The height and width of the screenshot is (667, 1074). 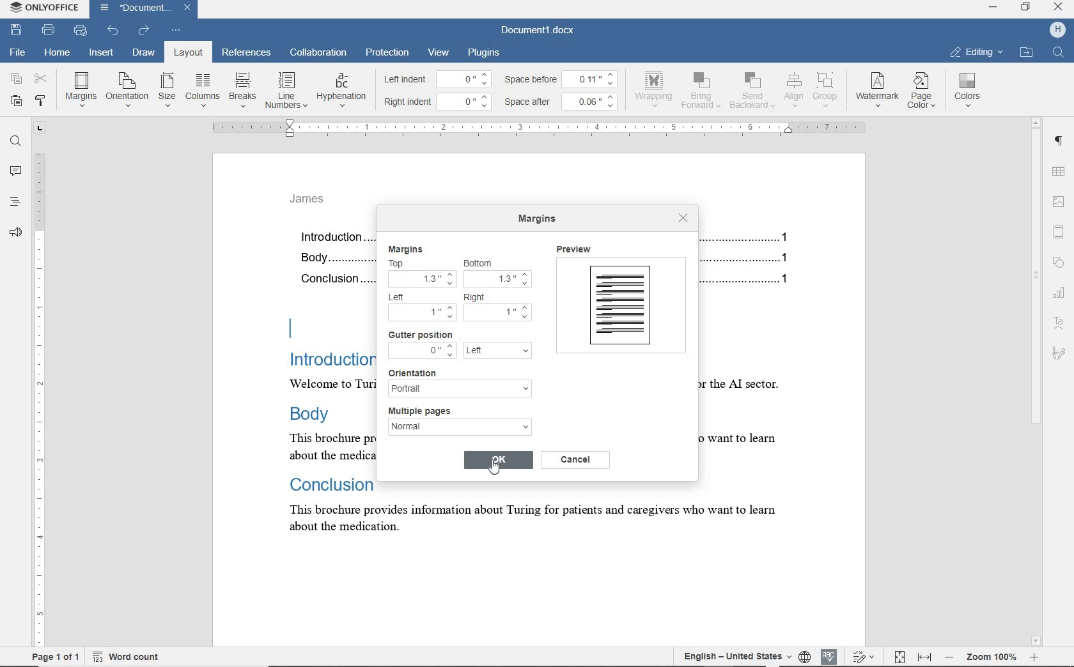 I want to click on top, so click(x=403, y=263).